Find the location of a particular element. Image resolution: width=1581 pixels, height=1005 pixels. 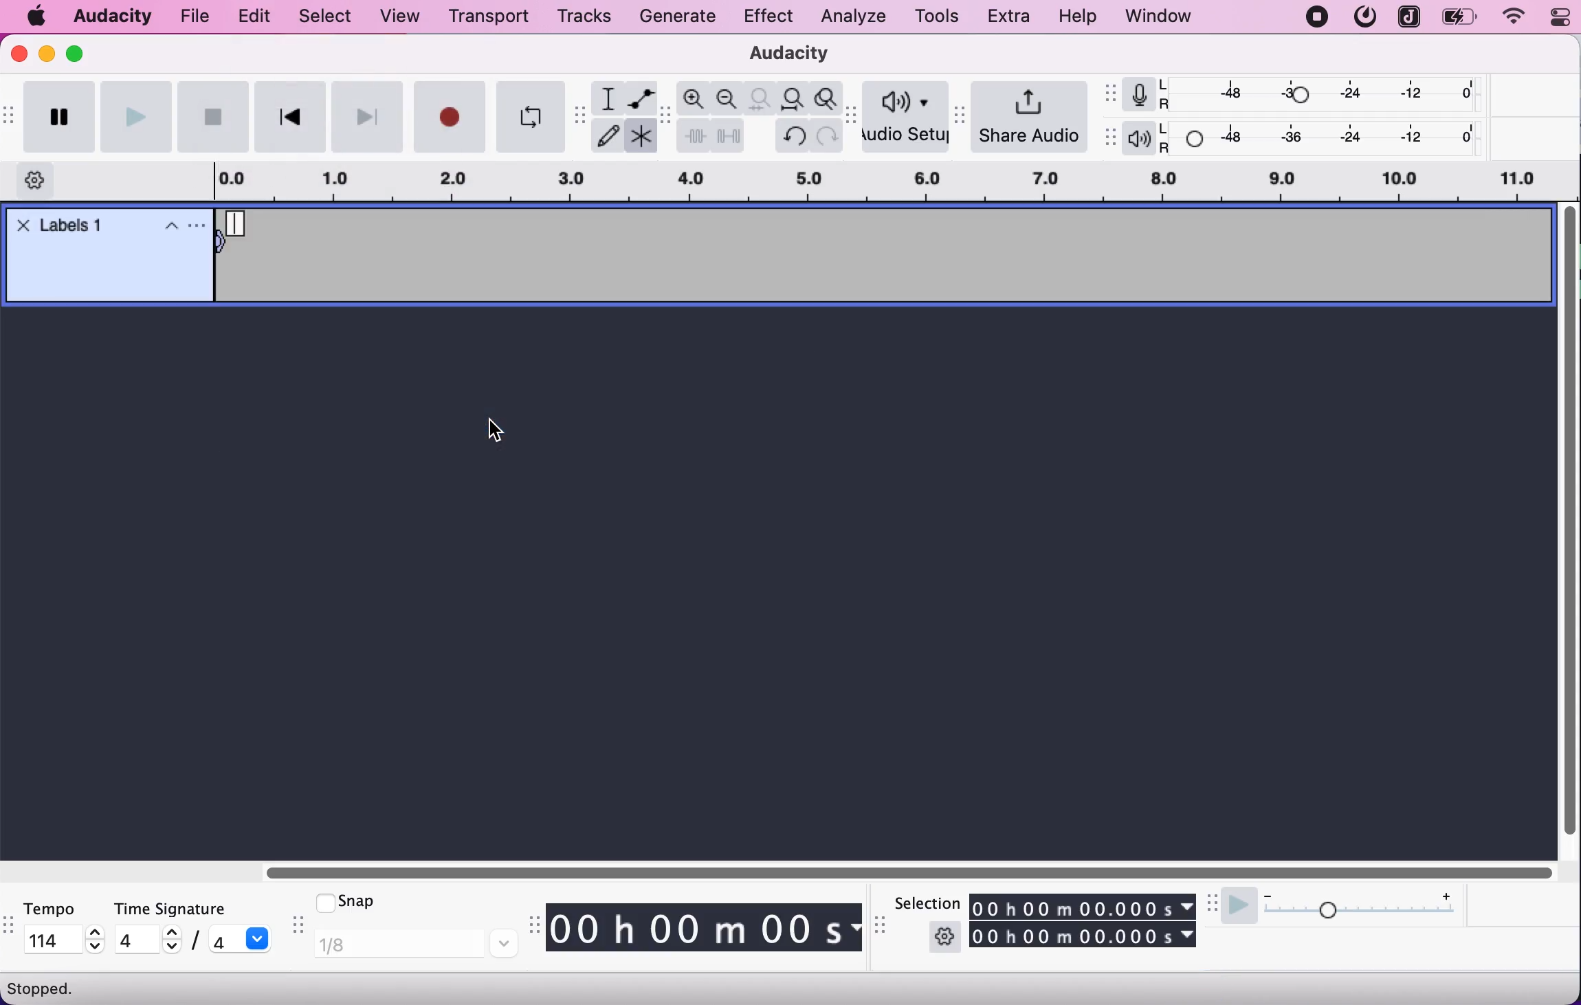

select is located at coordinates (322, 17).